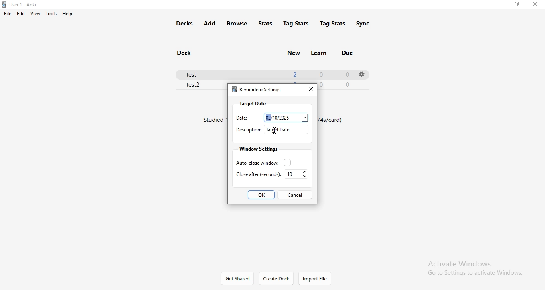  What do you see at coordinates (66, 14) in the screenshot?
I see `help` at bounding box center [66, 14].